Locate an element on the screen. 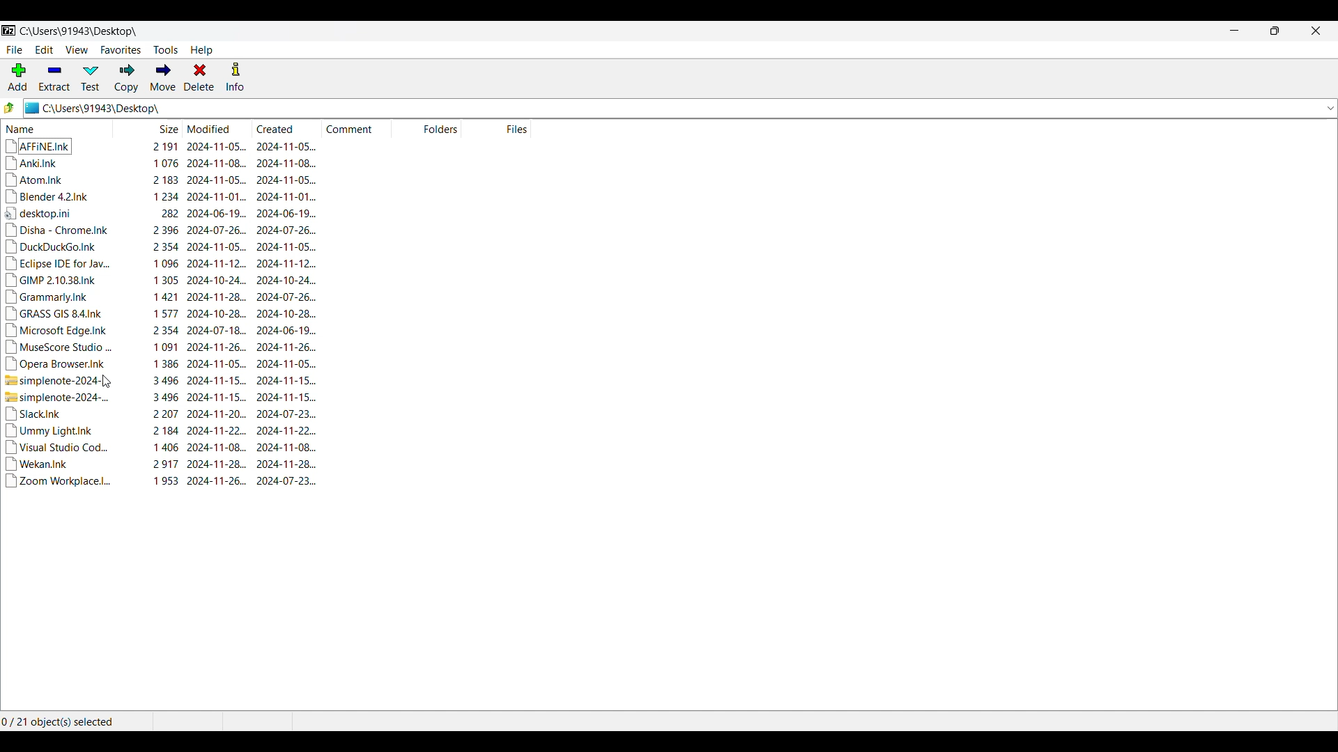 The image size is (1338, 752). Favorites is located at coordinates (121, 50).